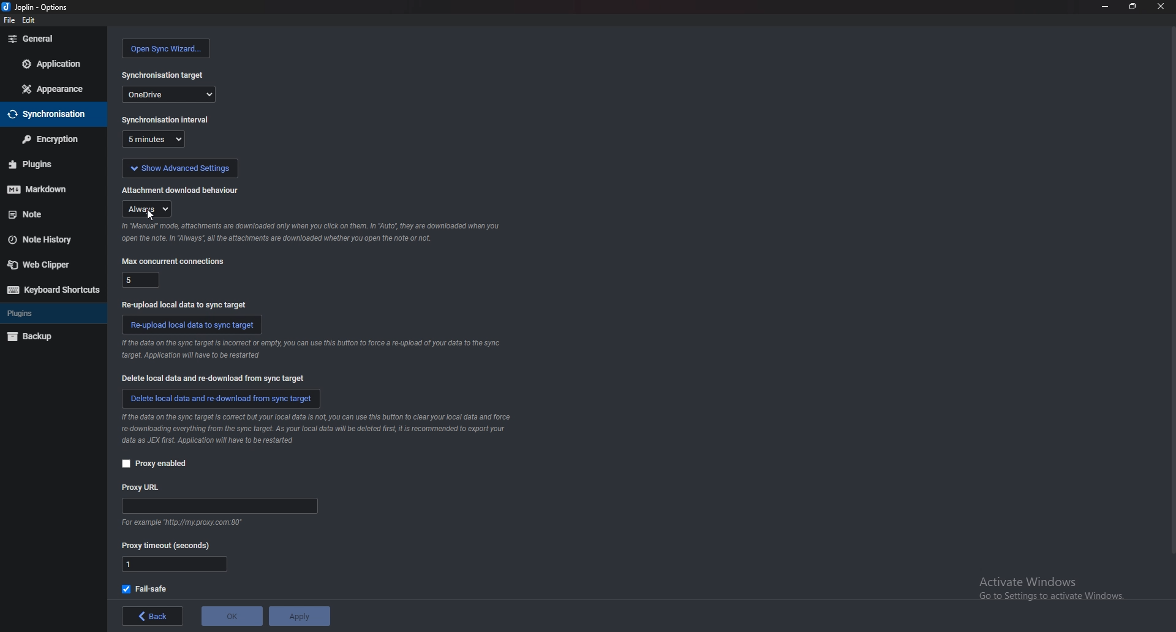  I want to click on cursor, so click(151, 216).